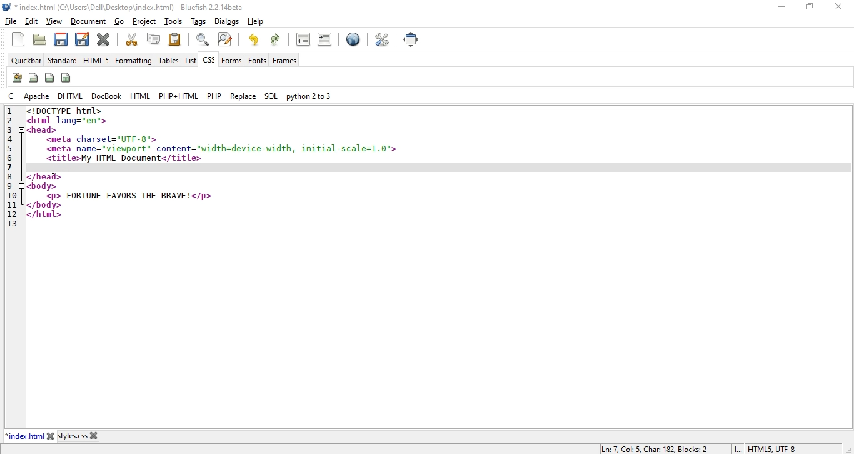 This screenshot has height=454, width=854. Describe the element at coordinates (96, 61) in the screenshot. I see `html 5` at that location.